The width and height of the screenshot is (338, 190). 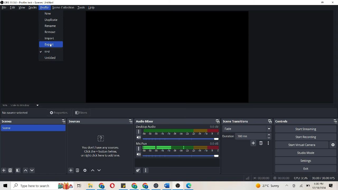 I want to click on icon, so click(x=189, y=185).